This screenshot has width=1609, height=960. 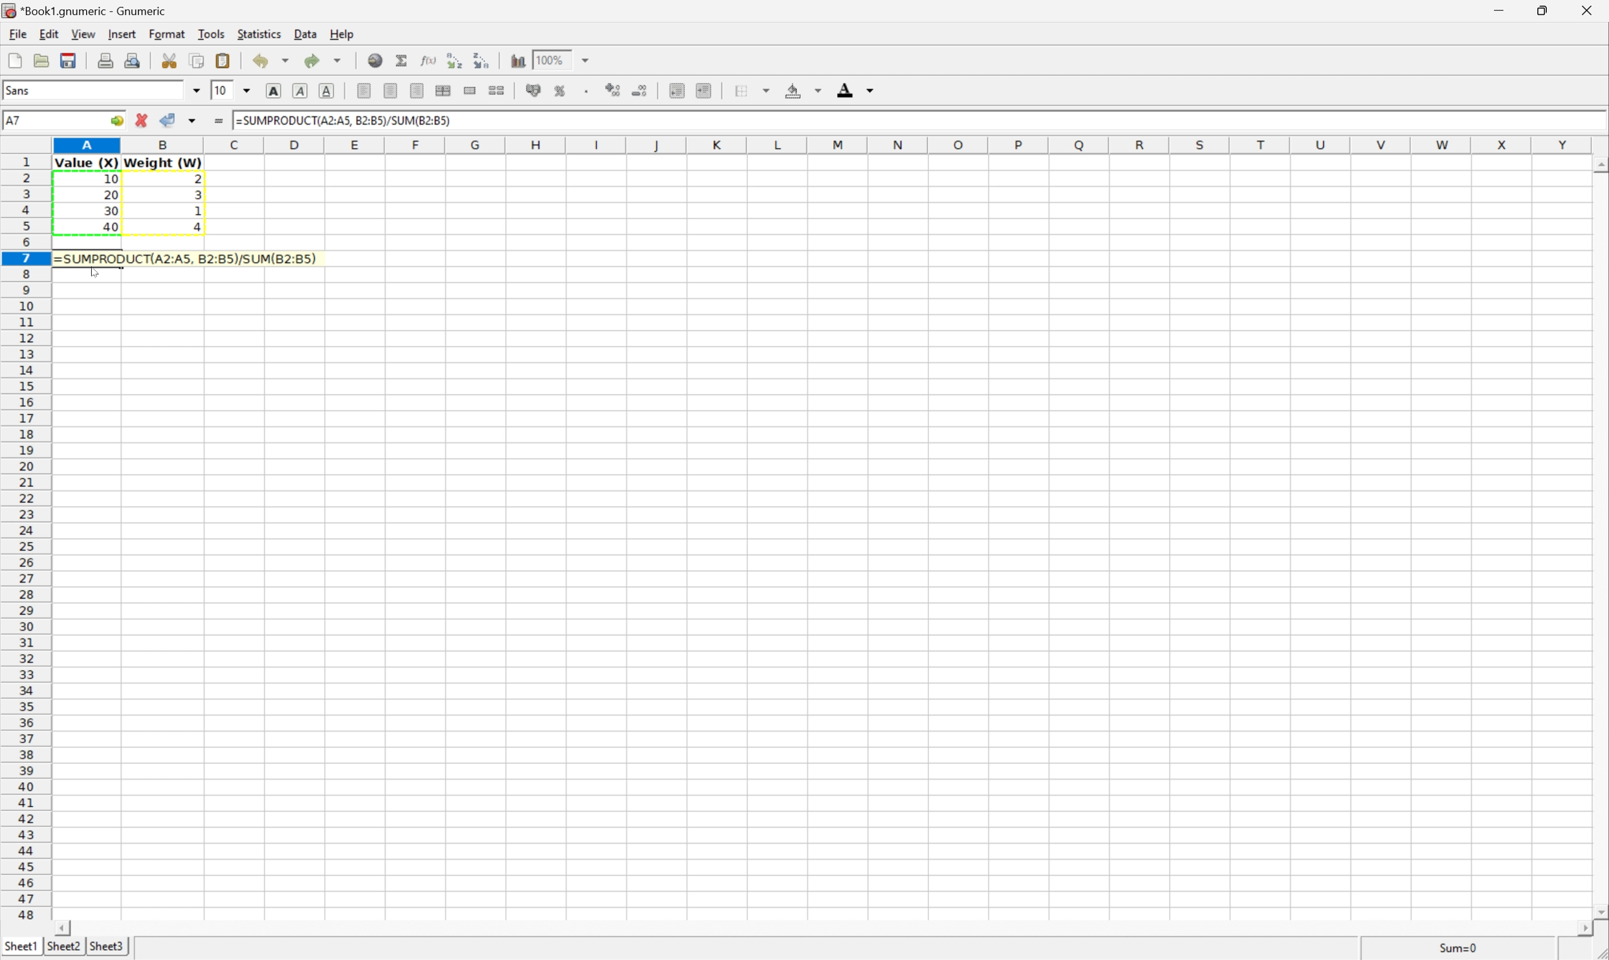 What do you see at coordinates (586, 91) in the screenshot?
I see `Set the format of the selected cells to include a thousands separator` at bounding box center [586, 91].